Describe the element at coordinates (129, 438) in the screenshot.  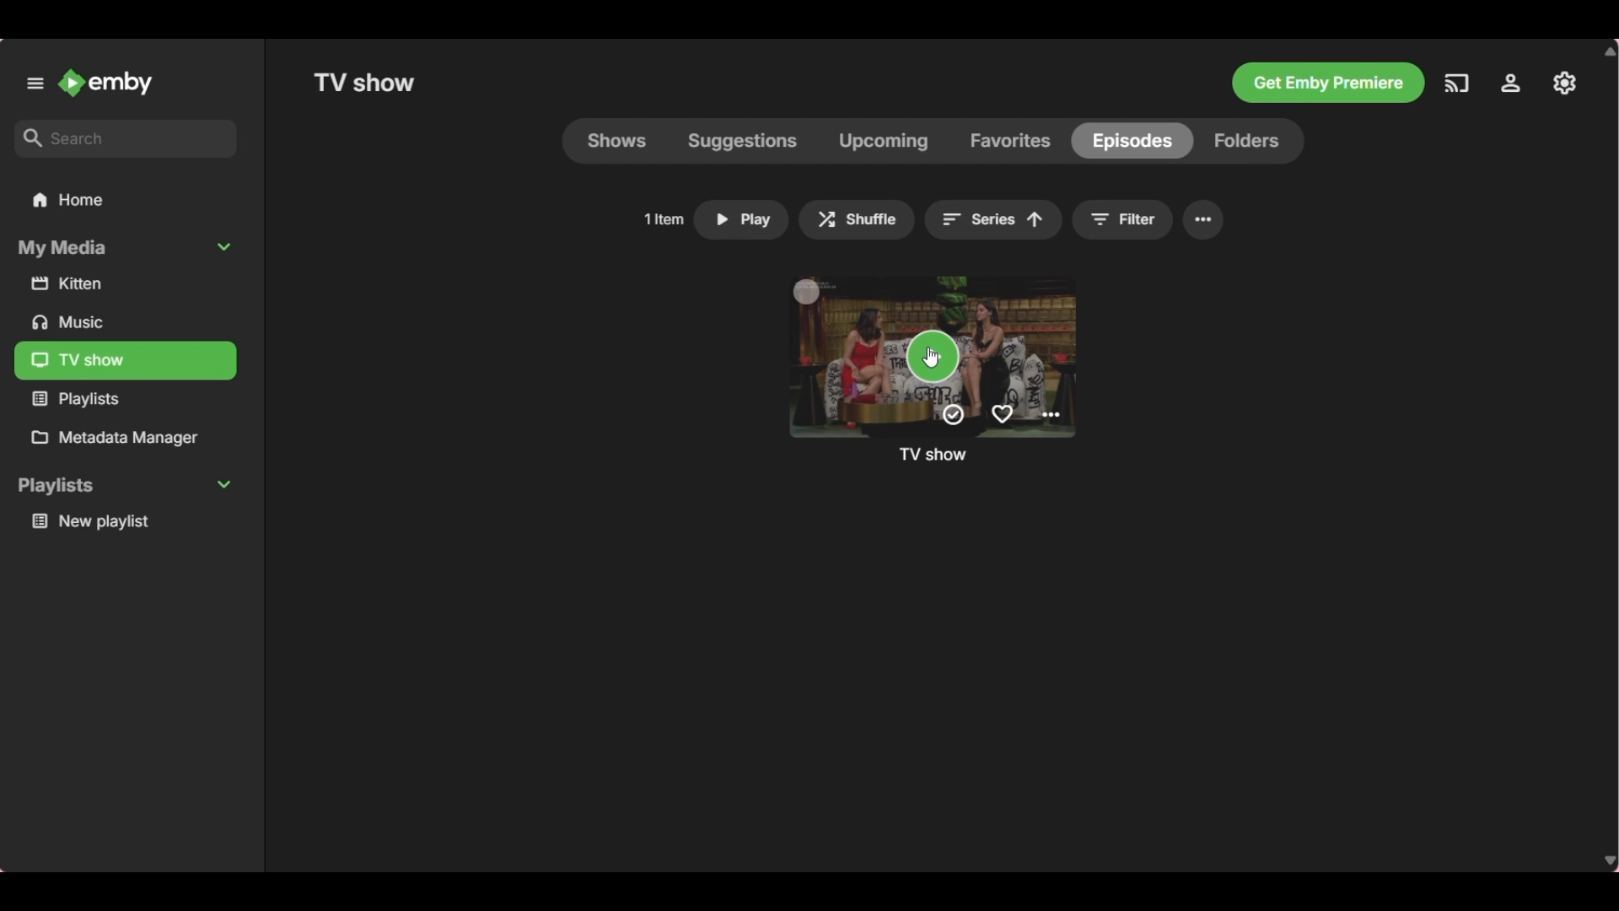
I see `Metadata manager` at that location.